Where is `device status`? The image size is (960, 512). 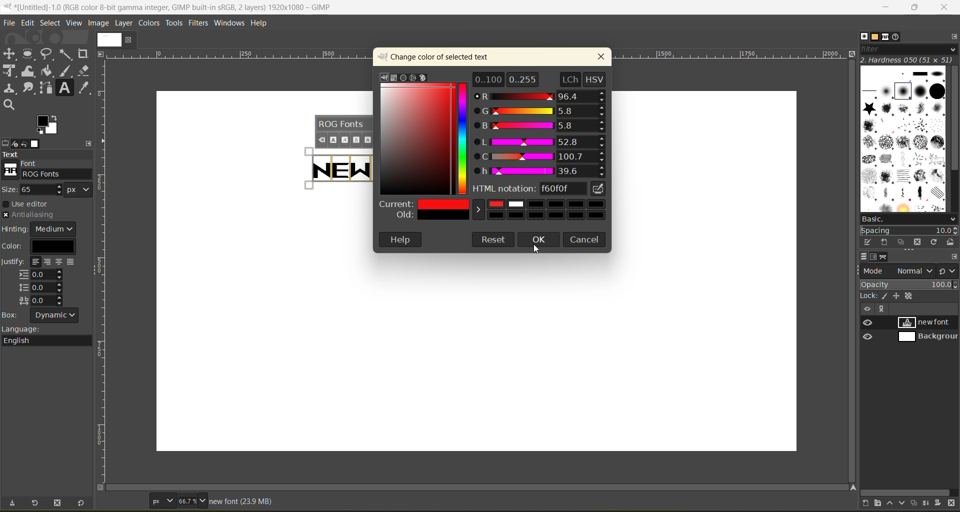
device status is located at coordinates (15, 144).